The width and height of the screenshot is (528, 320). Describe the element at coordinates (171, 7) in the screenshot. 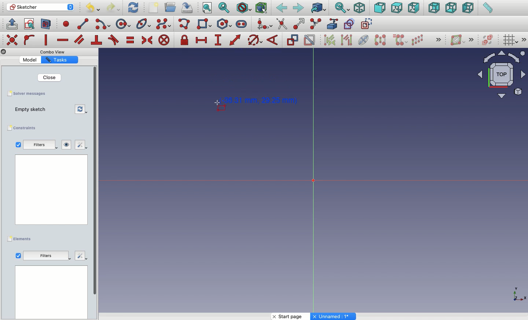

I see `Open` at that location.